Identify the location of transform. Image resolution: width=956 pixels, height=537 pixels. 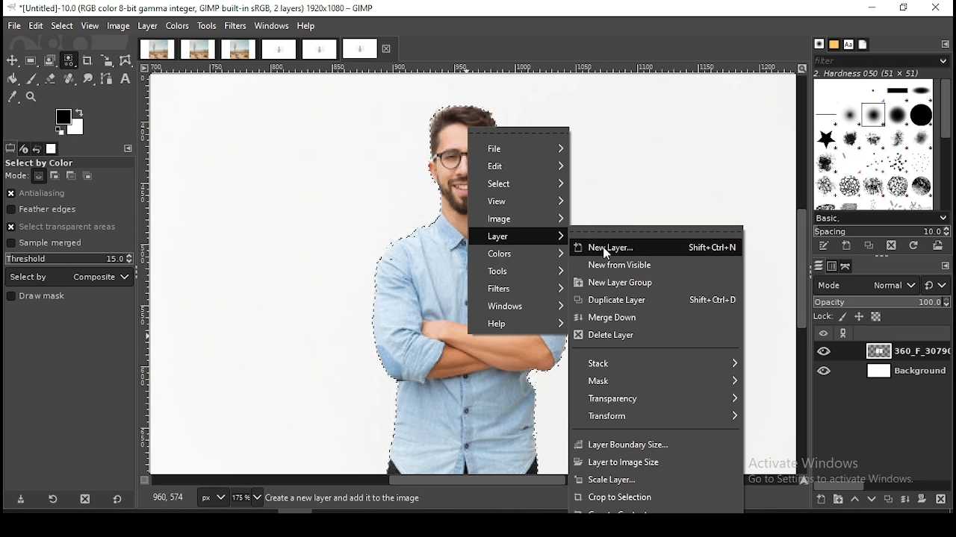
(655, 417).